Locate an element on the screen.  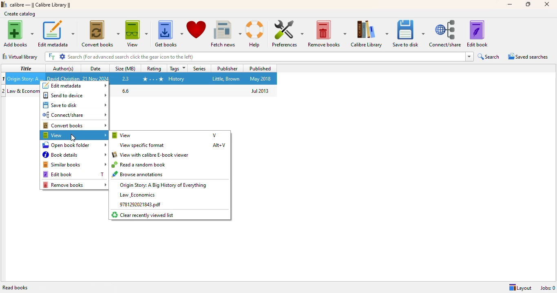
size in mbs is located at coordinates (125, 90).